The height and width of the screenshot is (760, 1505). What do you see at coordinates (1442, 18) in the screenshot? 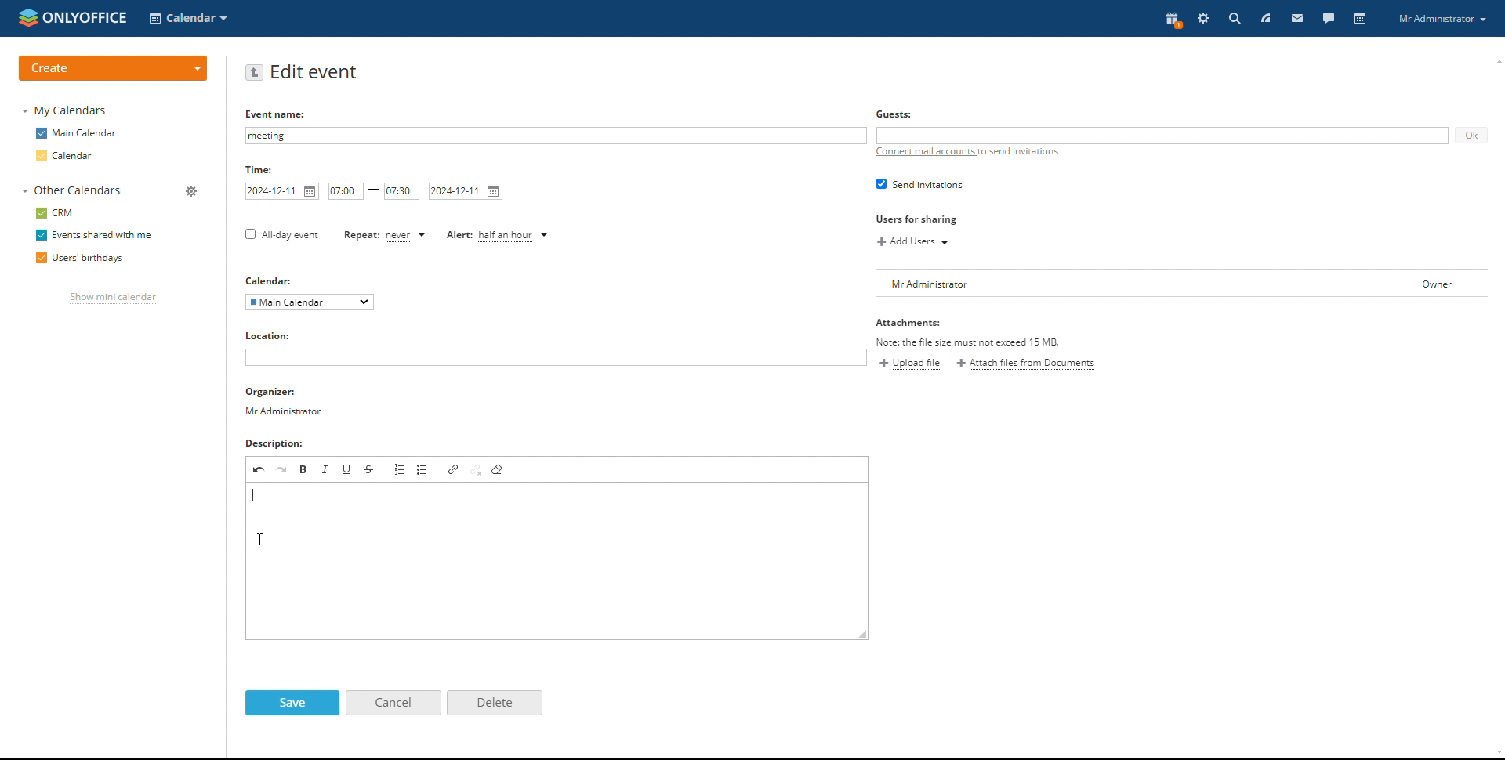
I see `profile` at bounding box center [1442, 18].